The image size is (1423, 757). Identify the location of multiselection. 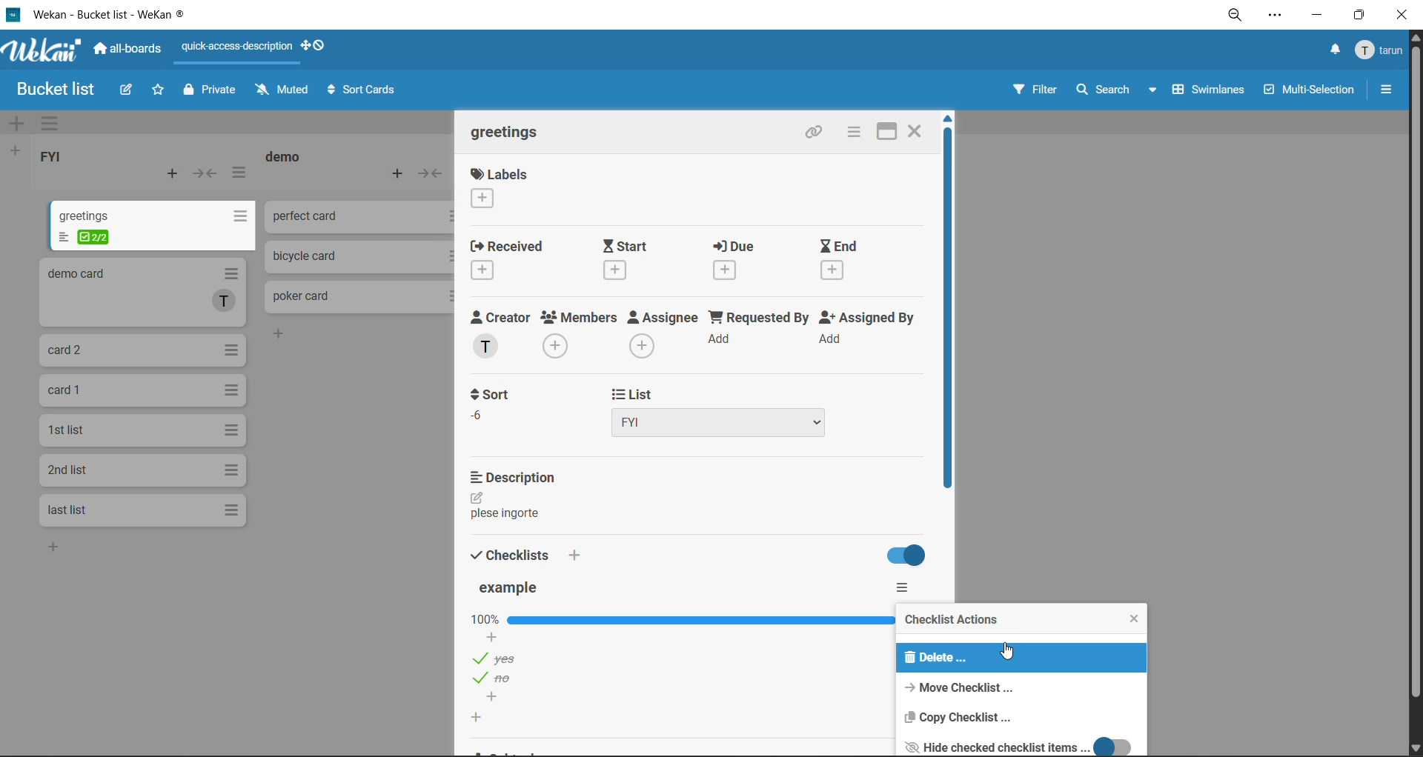
(1312, 88).